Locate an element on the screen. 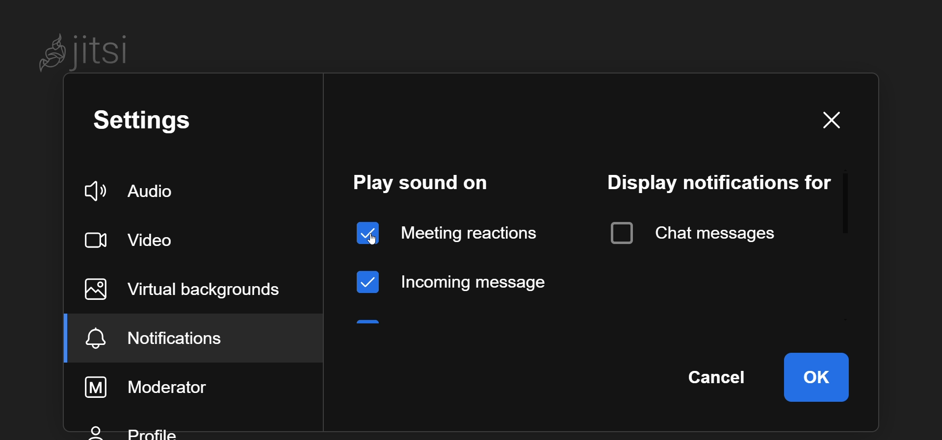  notification is located at coordinates (171, 337).